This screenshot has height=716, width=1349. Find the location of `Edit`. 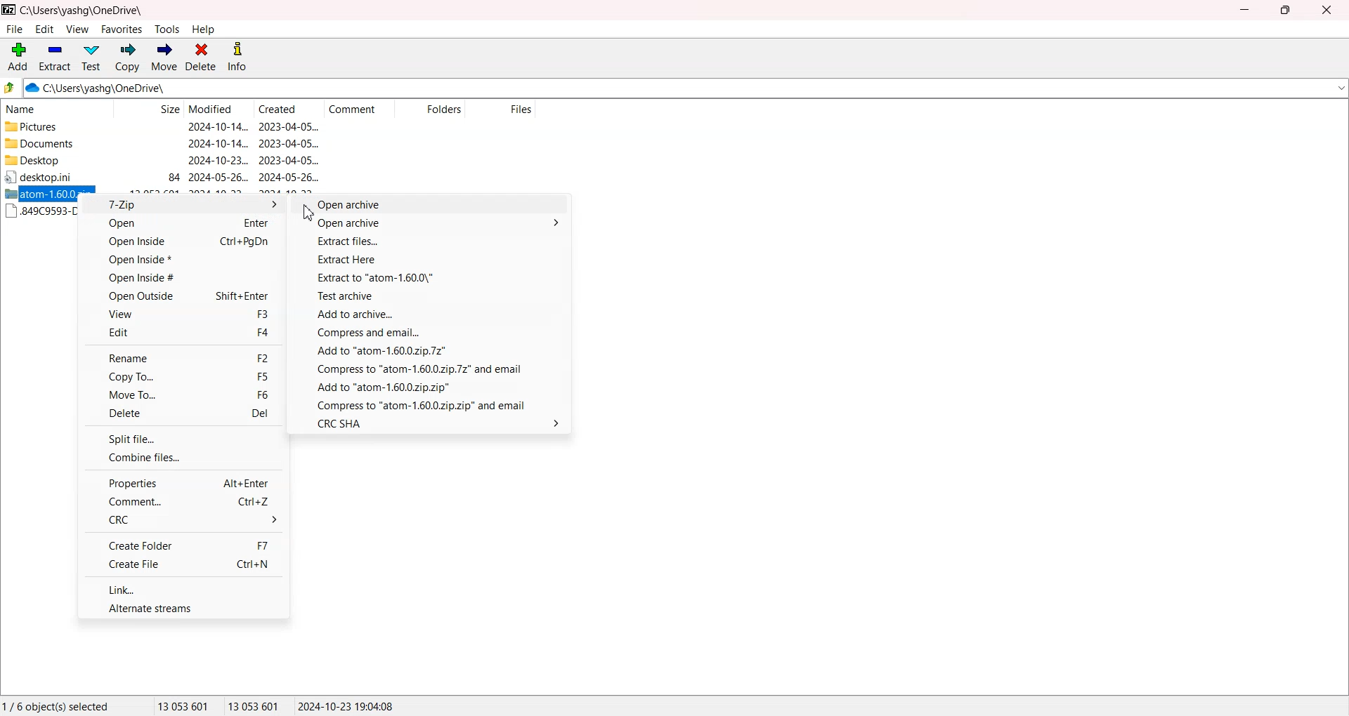

Edit is located at coordinates (183, 332).